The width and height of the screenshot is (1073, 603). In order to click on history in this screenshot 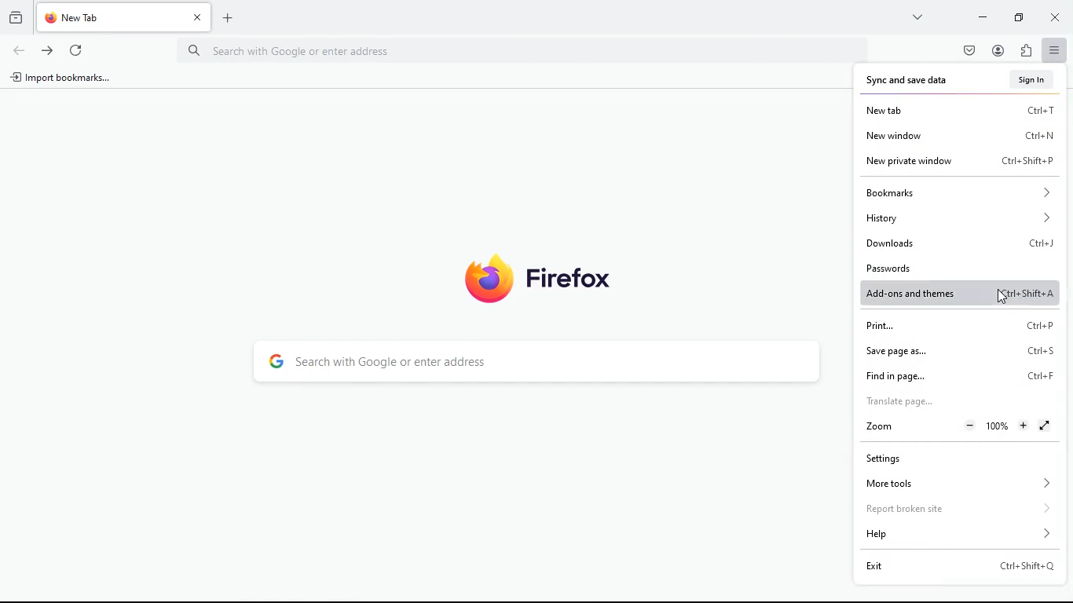, I will do `click(16, 20)`.